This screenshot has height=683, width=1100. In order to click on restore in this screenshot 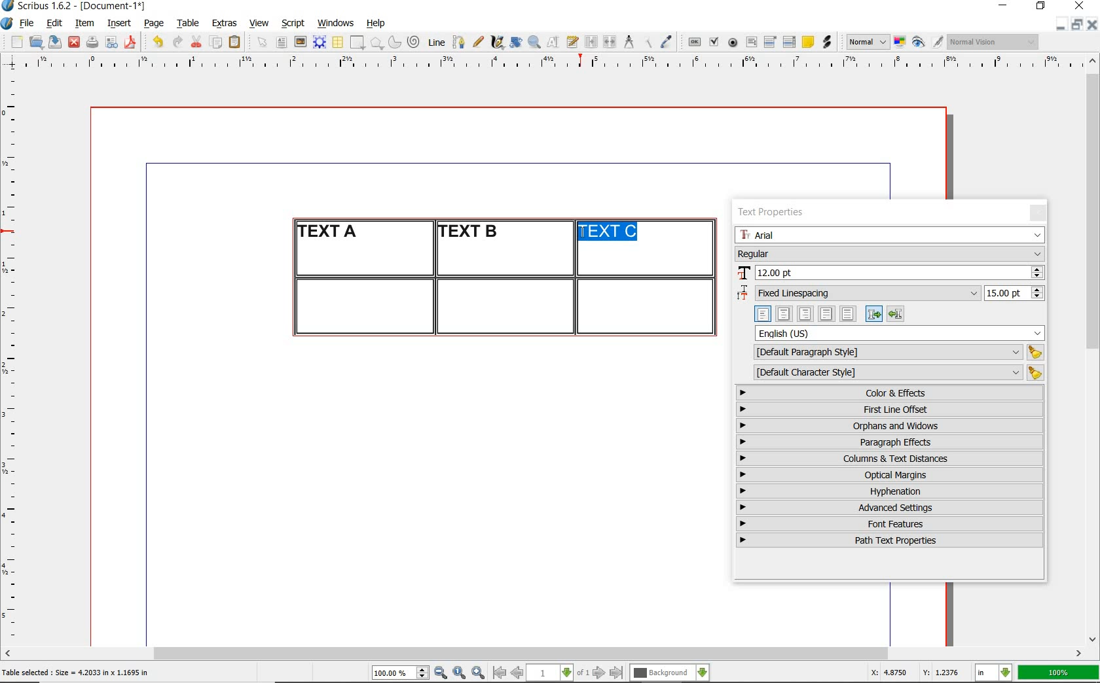, I will do `click(1041, 7)`.